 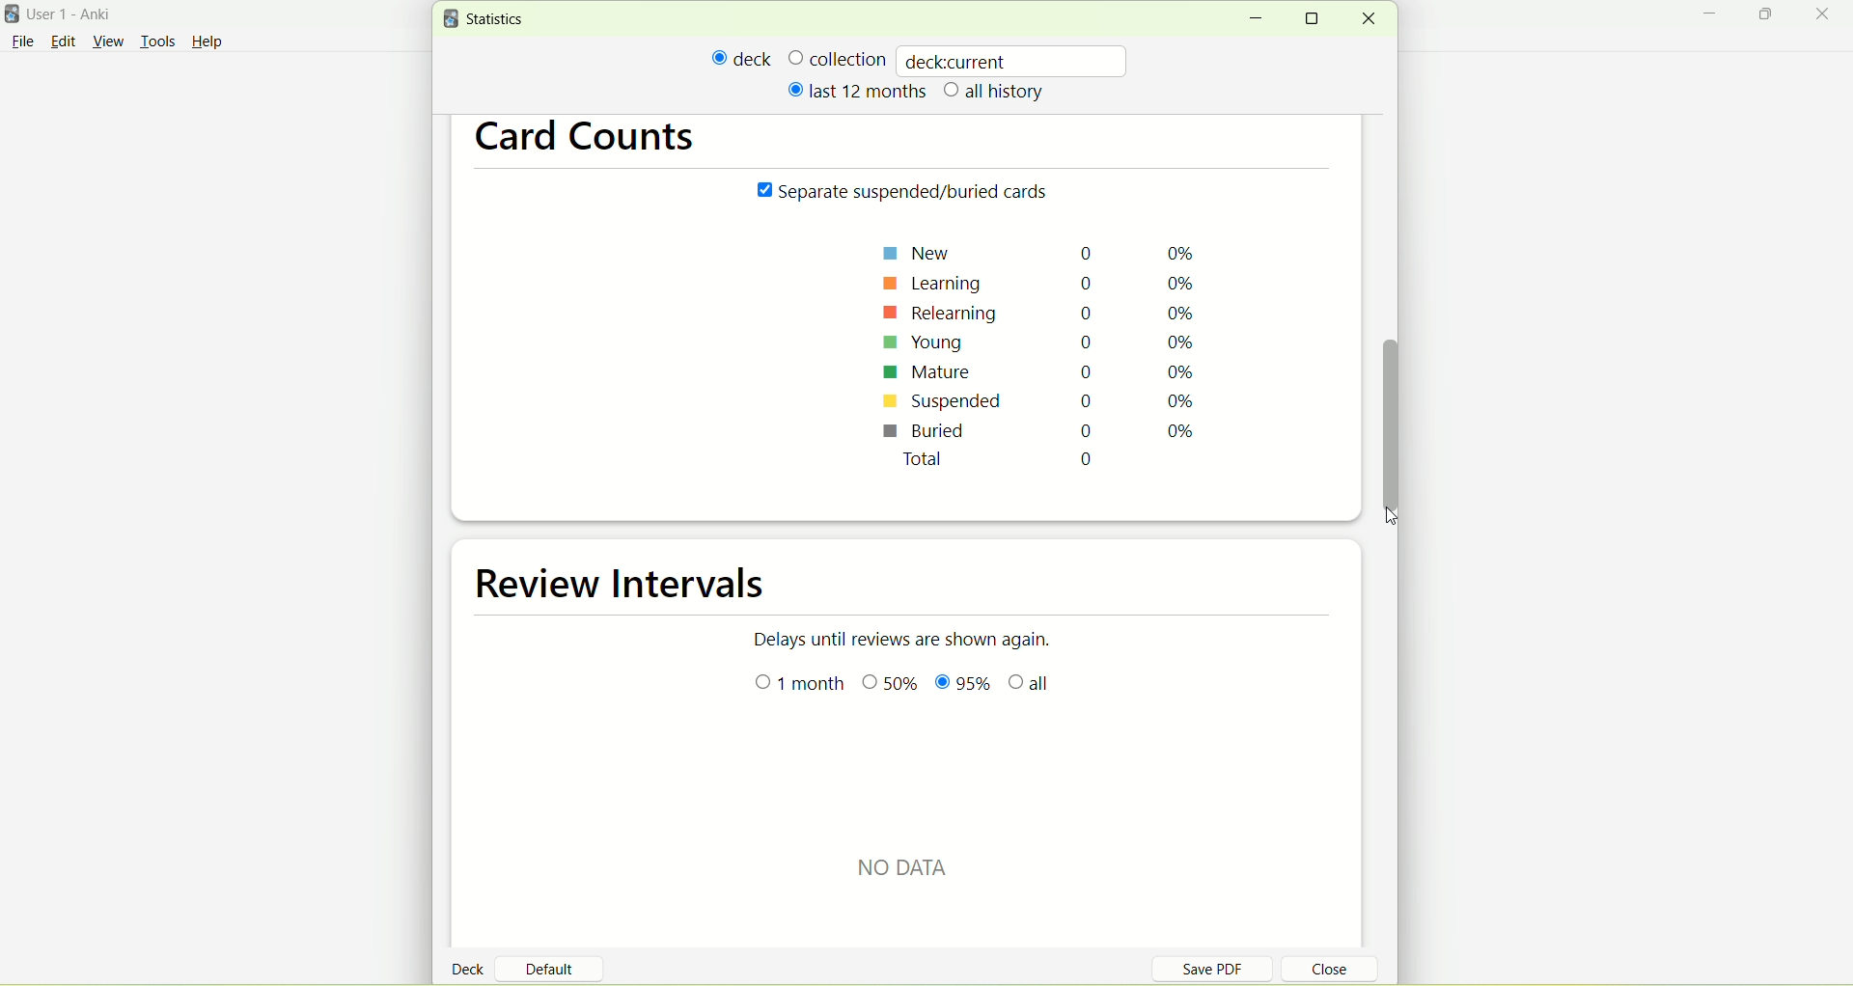 I want to click on suspended 0 0%, so click(x=1037, y=404).